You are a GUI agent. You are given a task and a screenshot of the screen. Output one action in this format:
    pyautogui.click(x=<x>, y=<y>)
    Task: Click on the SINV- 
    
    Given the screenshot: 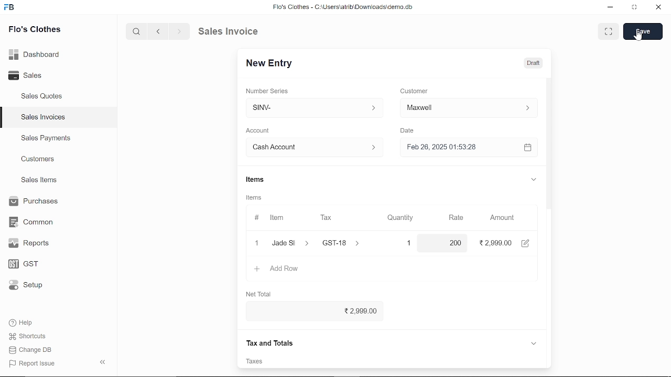 What is the action you would take?
    pyautogui.click(x=312, y=108)
    